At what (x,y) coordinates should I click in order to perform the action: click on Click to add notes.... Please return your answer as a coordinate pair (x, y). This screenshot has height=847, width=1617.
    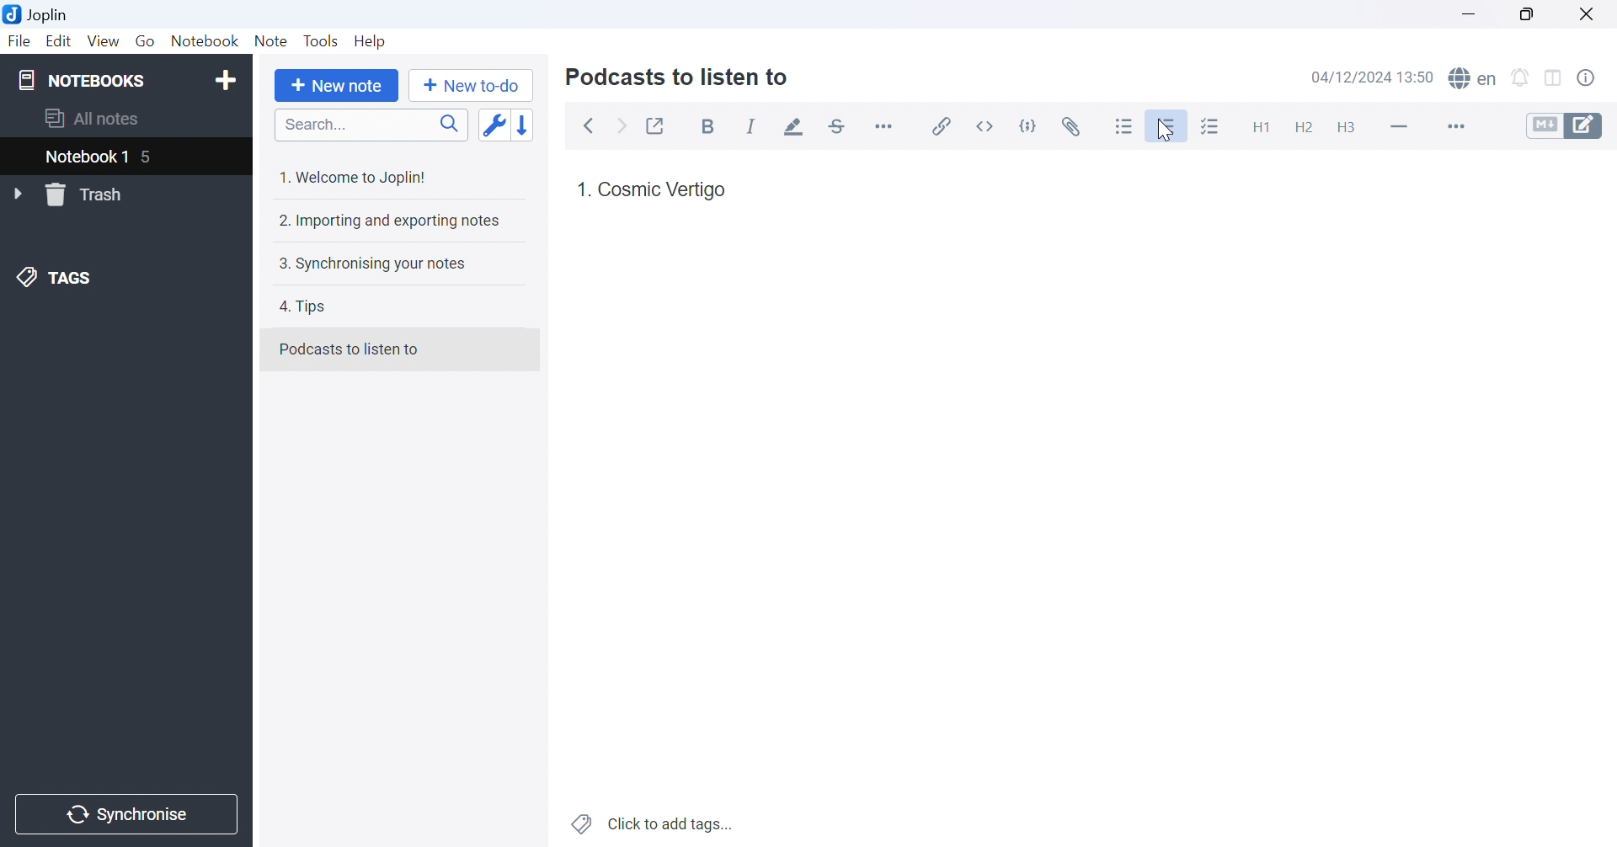
    Looking at the image, I should click on (654, 822).